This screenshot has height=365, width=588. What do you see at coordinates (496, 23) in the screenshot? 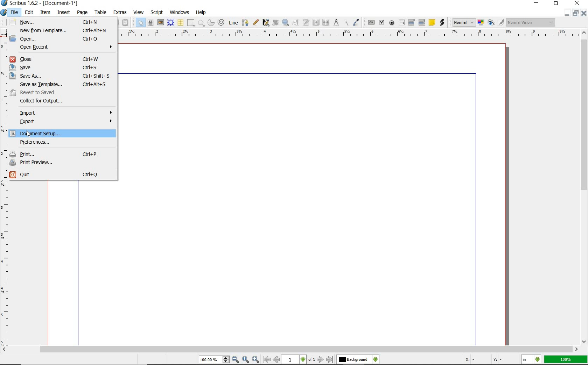
I see `preview mode` at bounding box center [496, 23].